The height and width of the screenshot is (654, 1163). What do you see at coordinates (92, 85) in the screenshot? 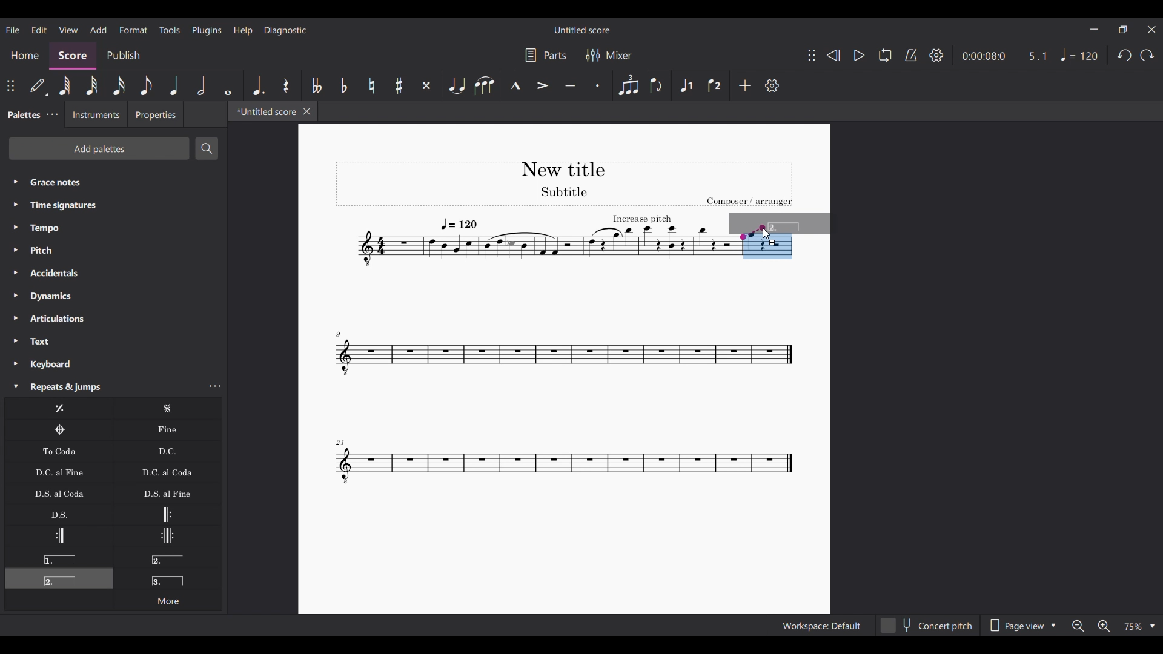
I see `32nd note` at bounding box center [92, 85].